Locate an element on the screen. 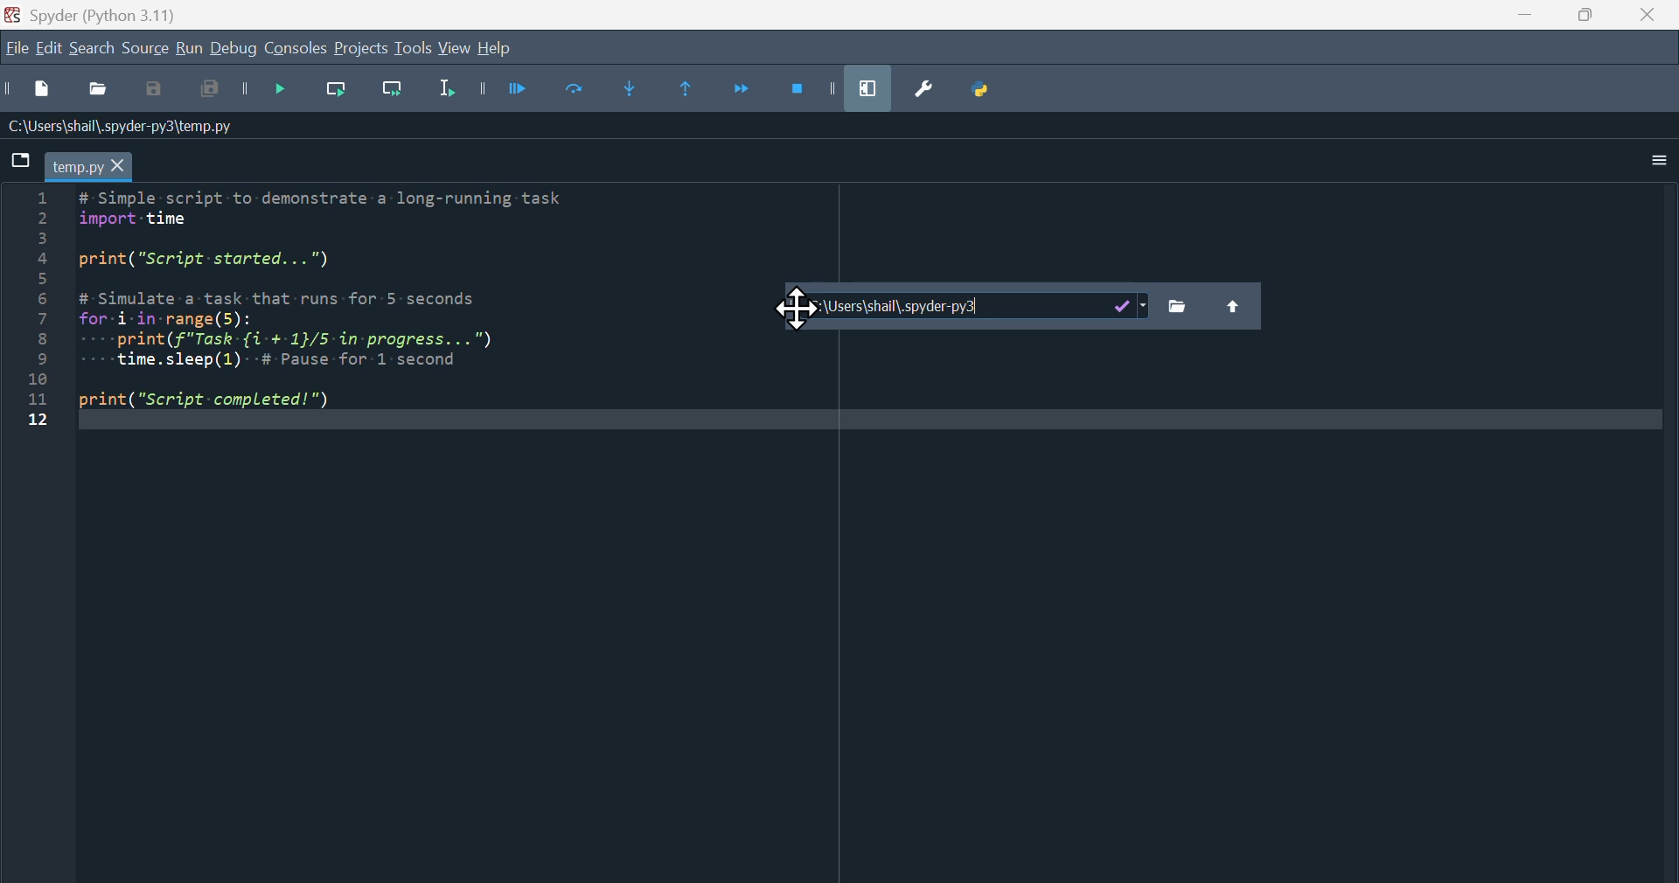 The image size is (1679, 883). Debug file is located at coordinates (286, 94).